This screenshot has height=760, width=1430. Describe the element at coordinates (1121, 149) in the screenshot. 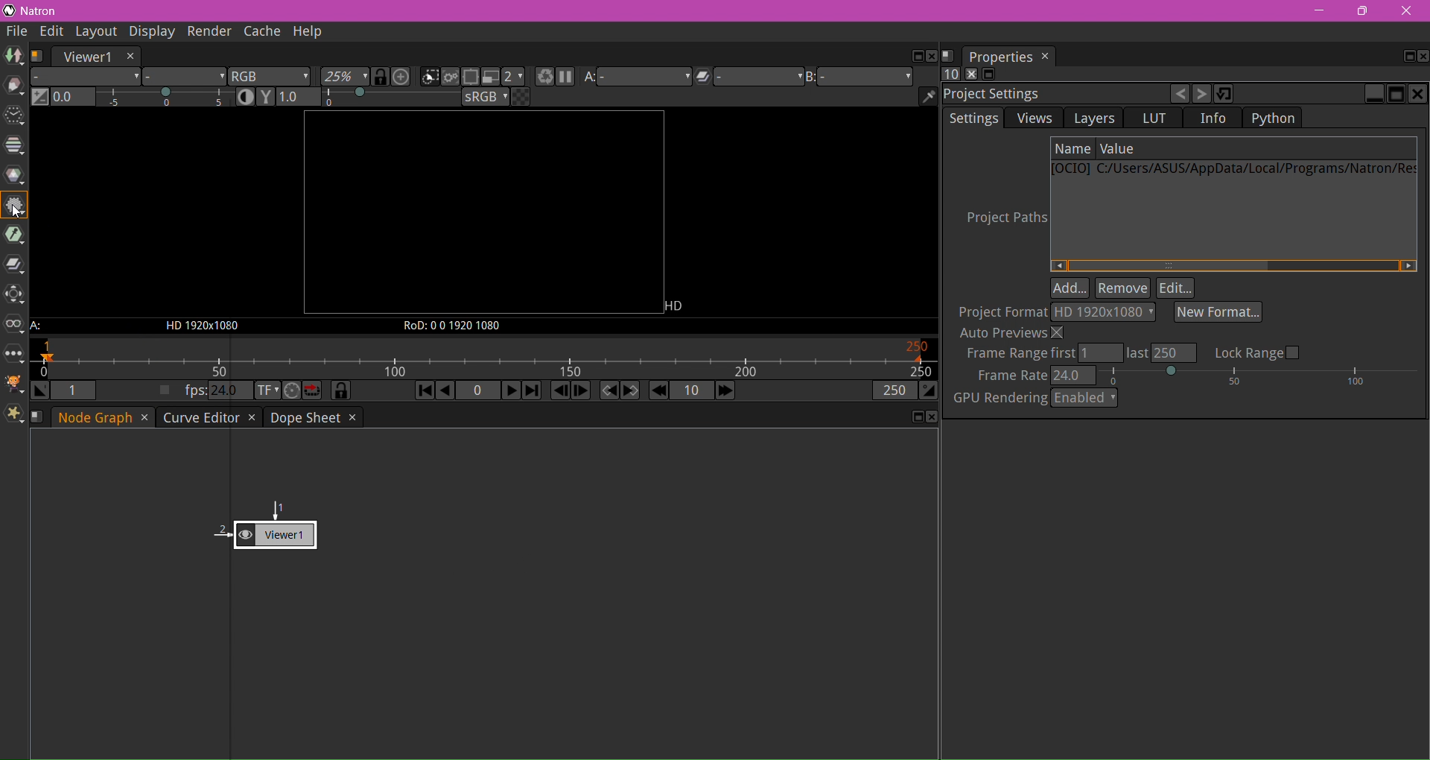

I see `Value` at that location.